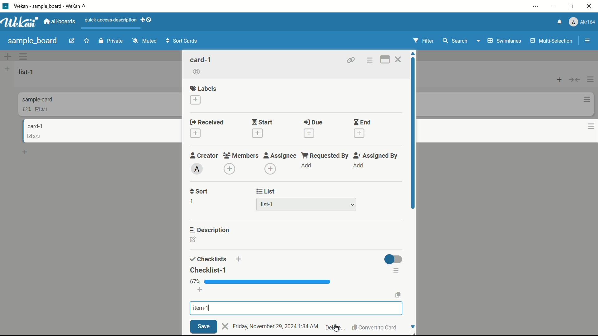  I want to click on sort, so click(199, 192).